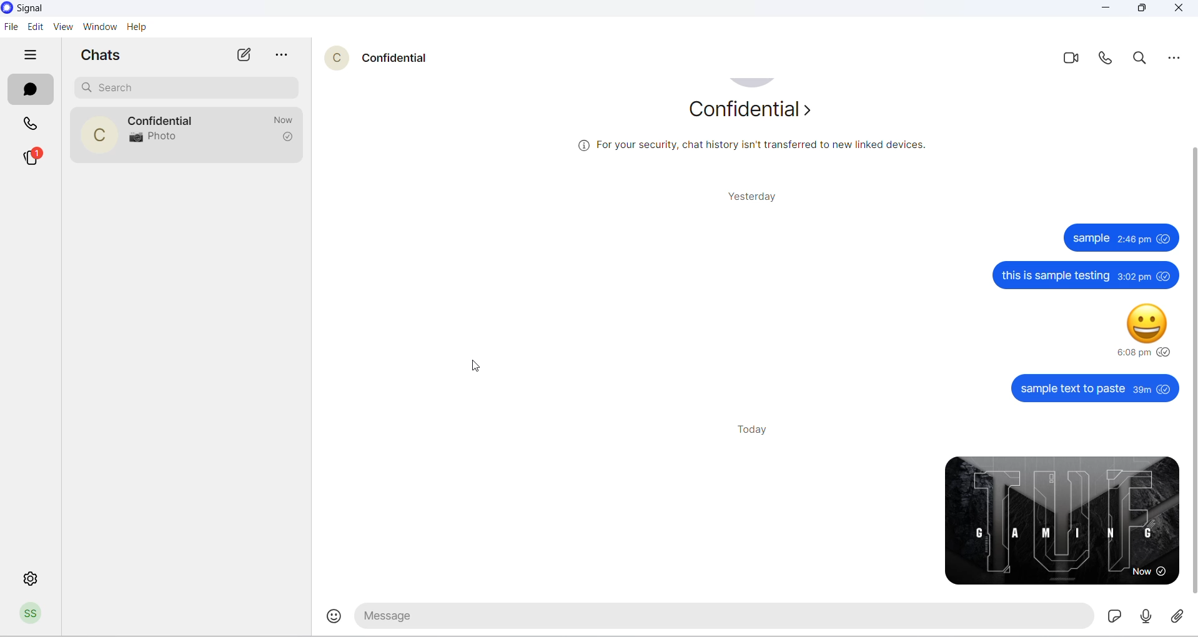 Image resolution: width=1198 pixels, height=637 pixels. I want to click on today heading, so click(755, 432).